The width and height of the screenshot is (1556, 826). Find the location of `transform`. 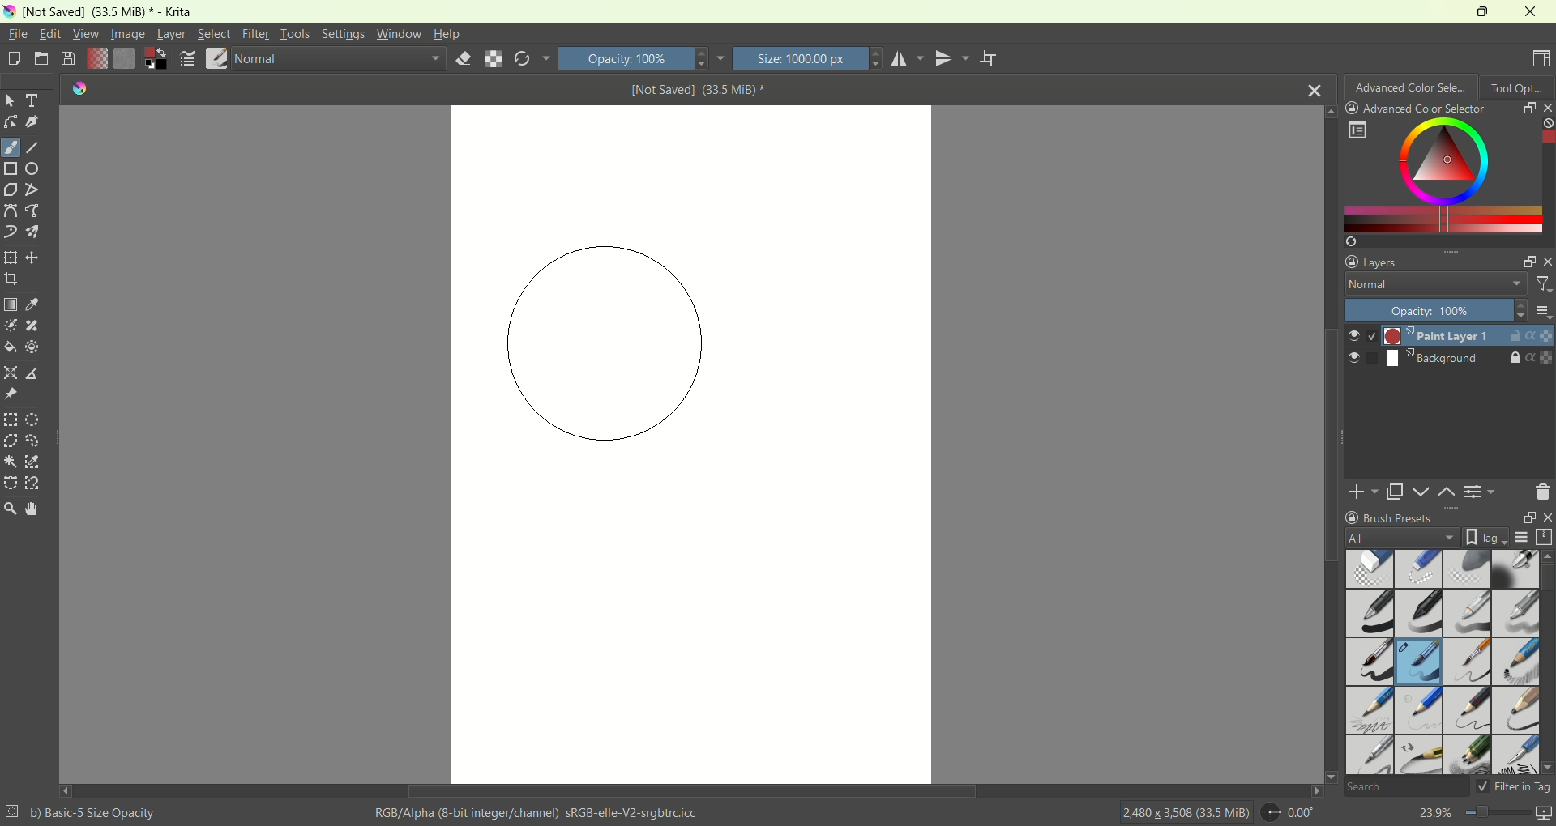

transform is located at coordinates (10, 258).